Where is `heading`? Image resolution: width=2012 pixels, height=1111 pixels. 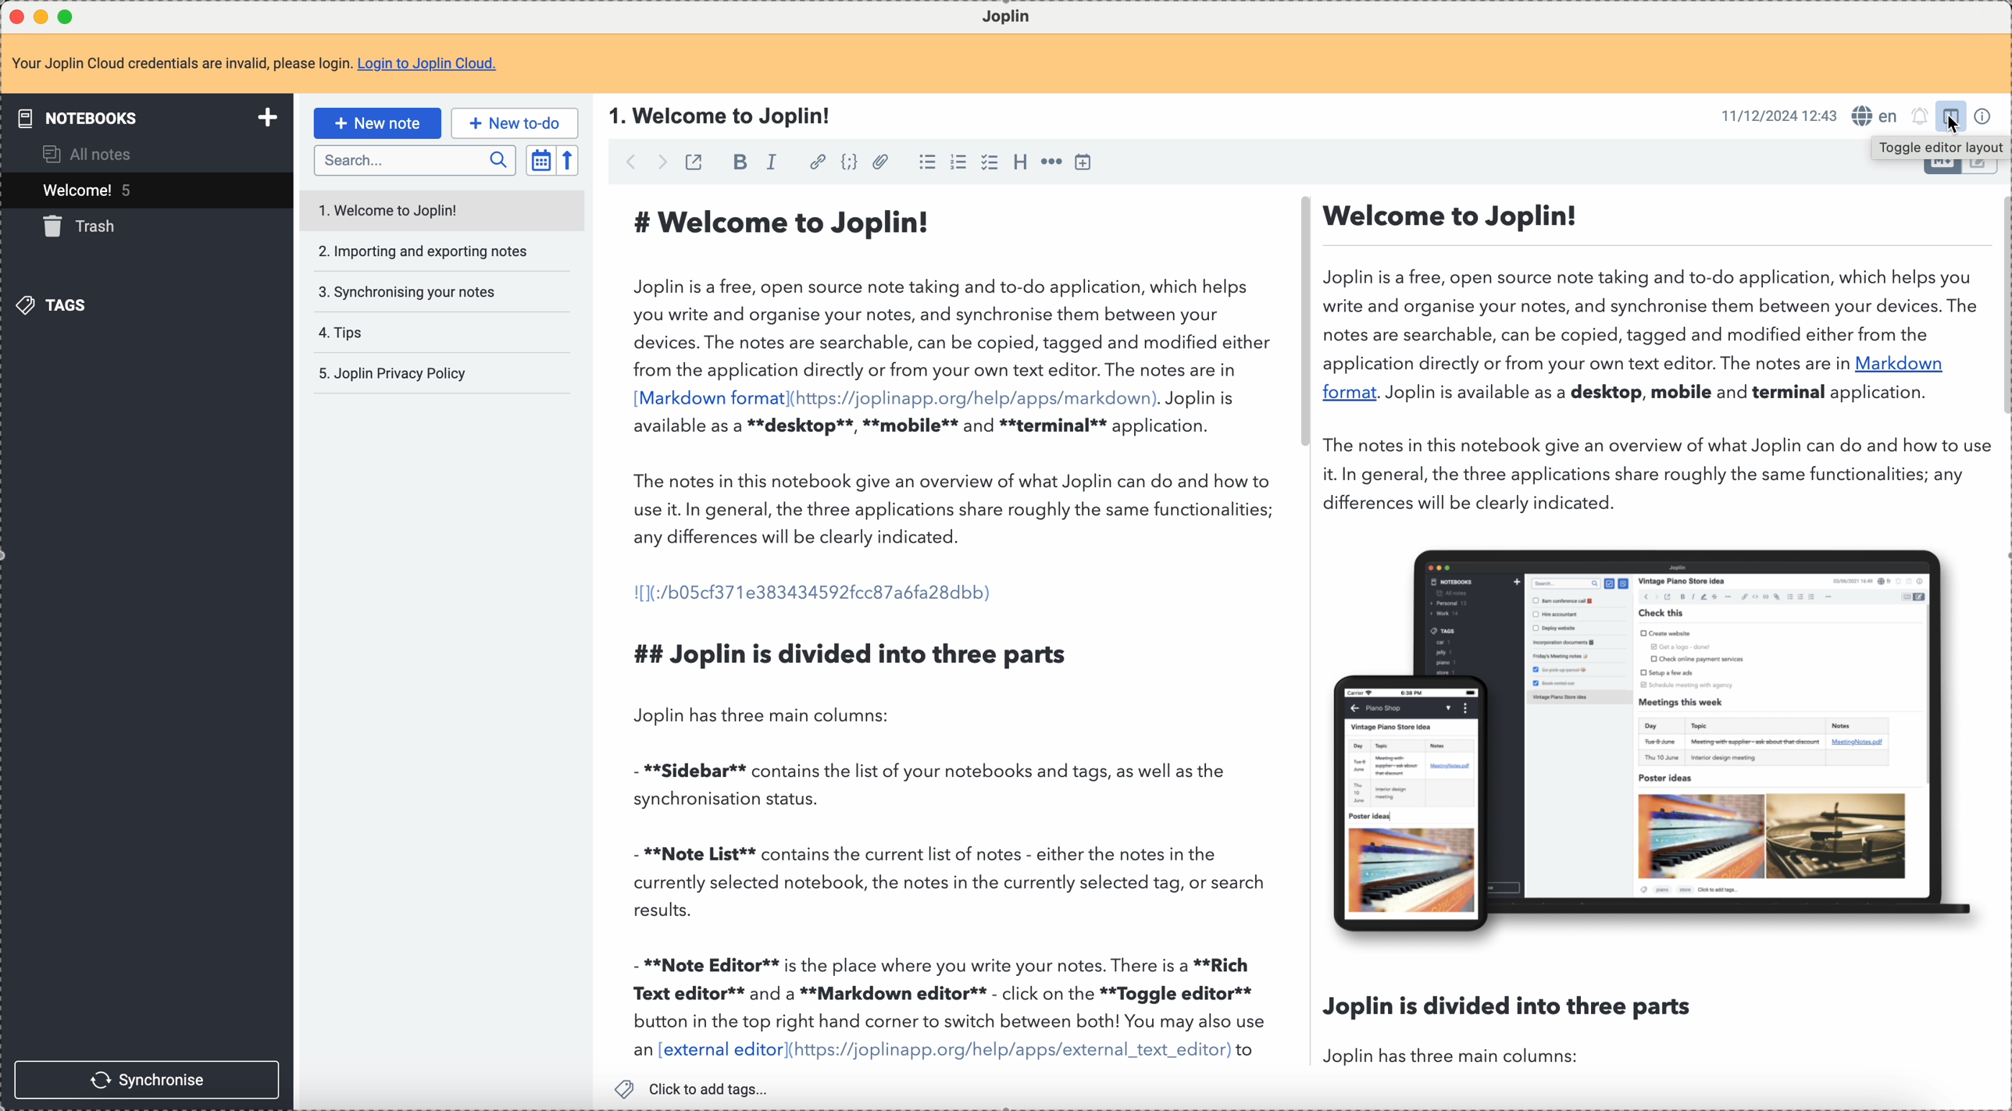 heading is located at coordinates (1022, 164).